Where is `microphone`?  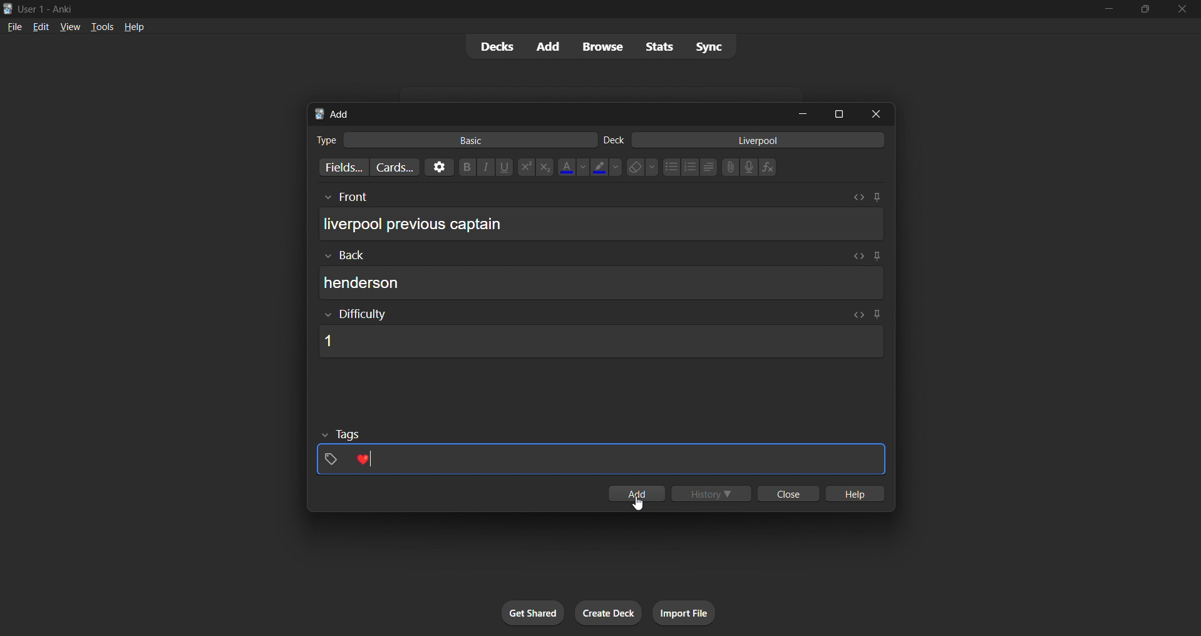 microphone is located at coordinates (750, 168).